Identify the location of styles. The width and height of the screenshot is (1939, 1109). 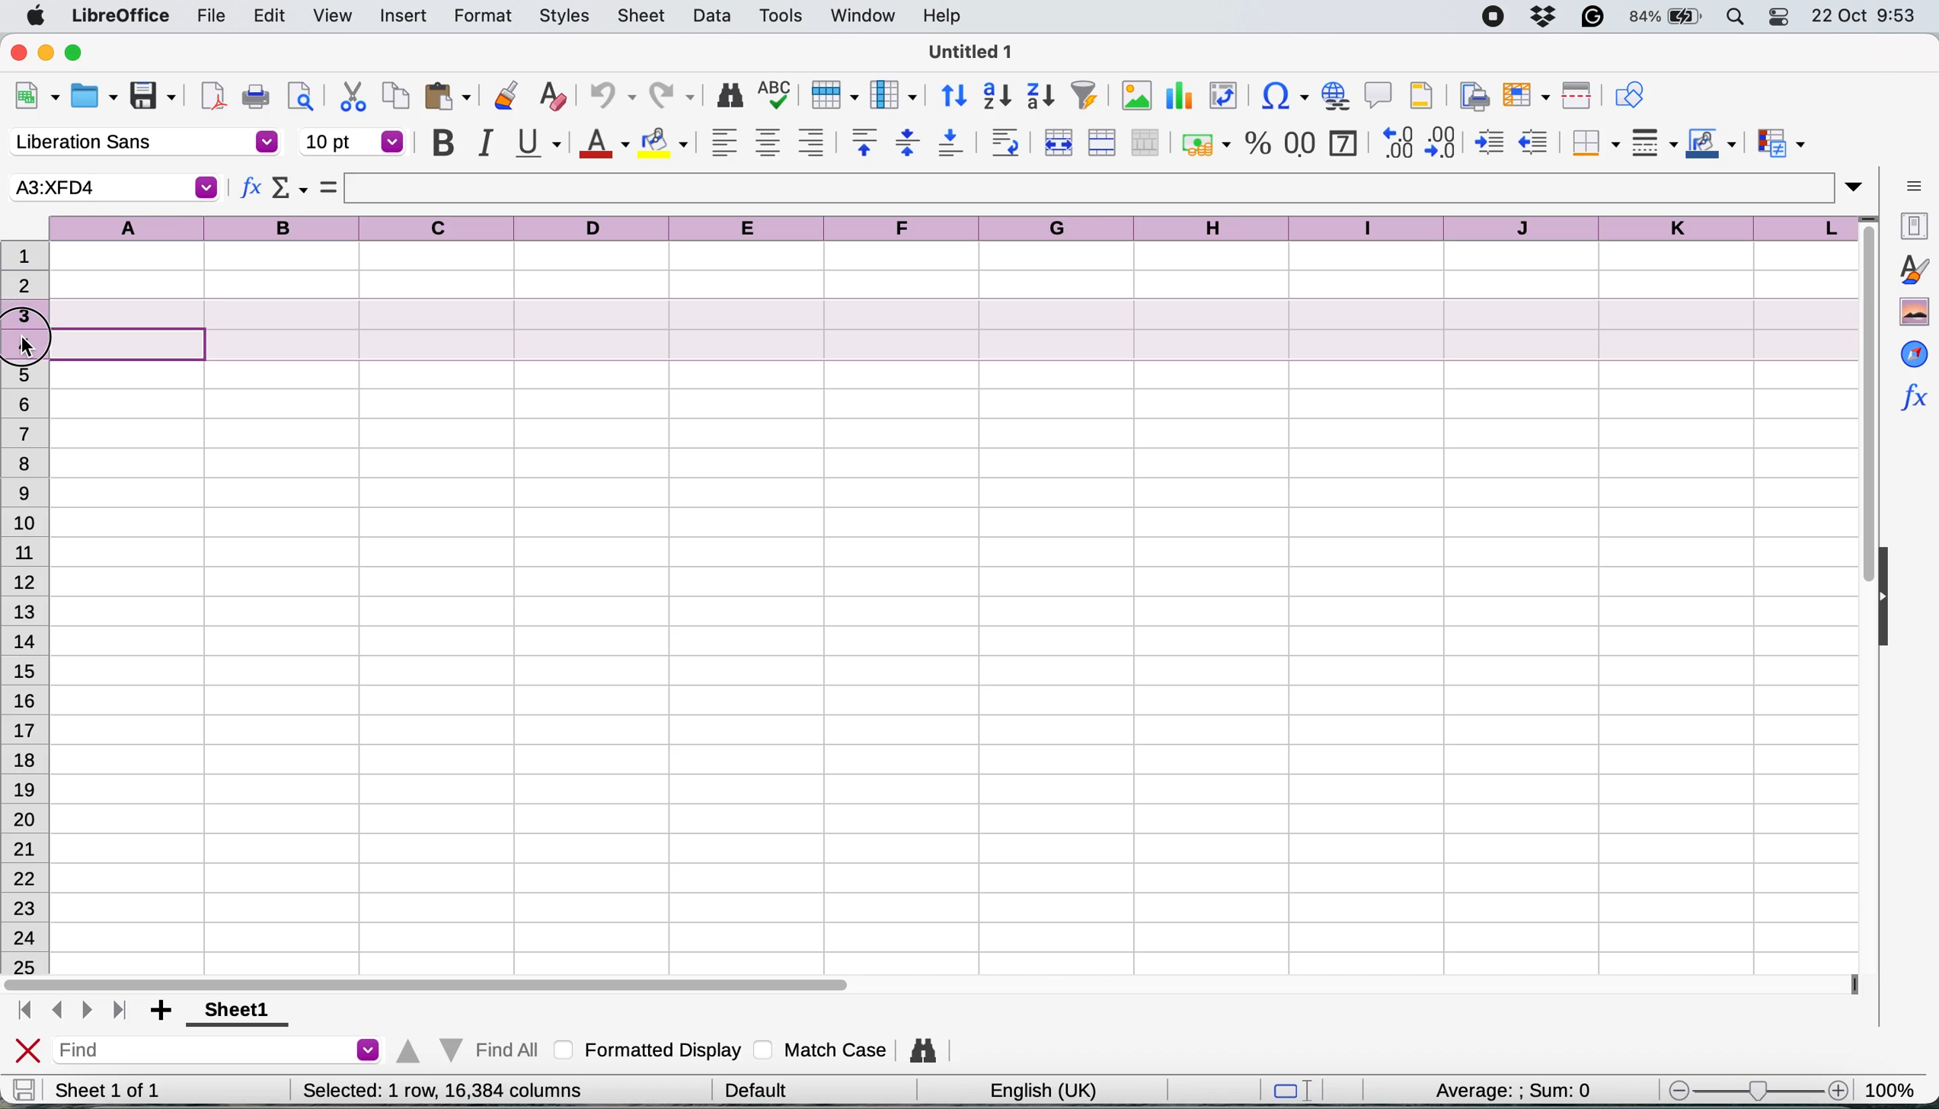
(565, 18).